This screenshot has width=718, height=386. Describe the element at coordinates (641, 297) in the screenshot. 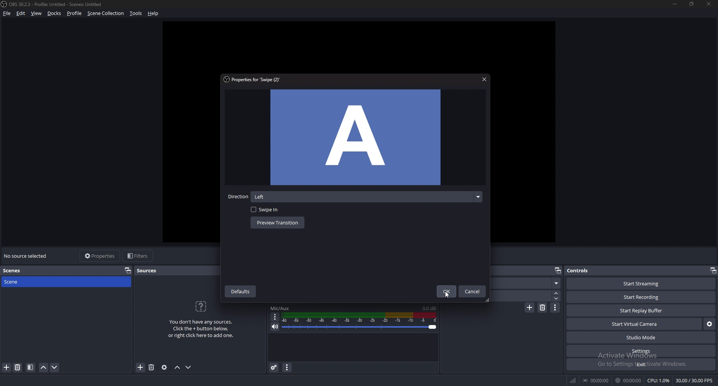

I see `start recording` at that location.